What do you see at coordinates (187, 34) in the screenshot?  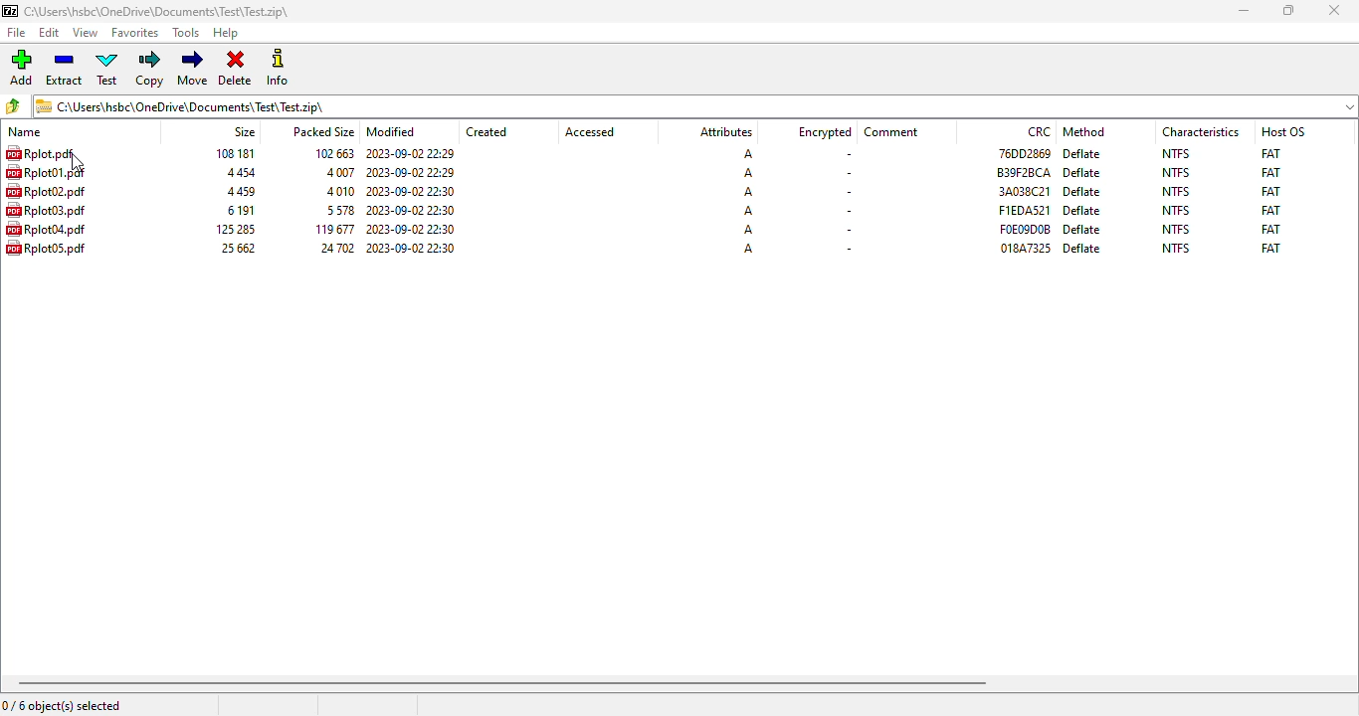 I see `tools` at bounding box center [187, 34].